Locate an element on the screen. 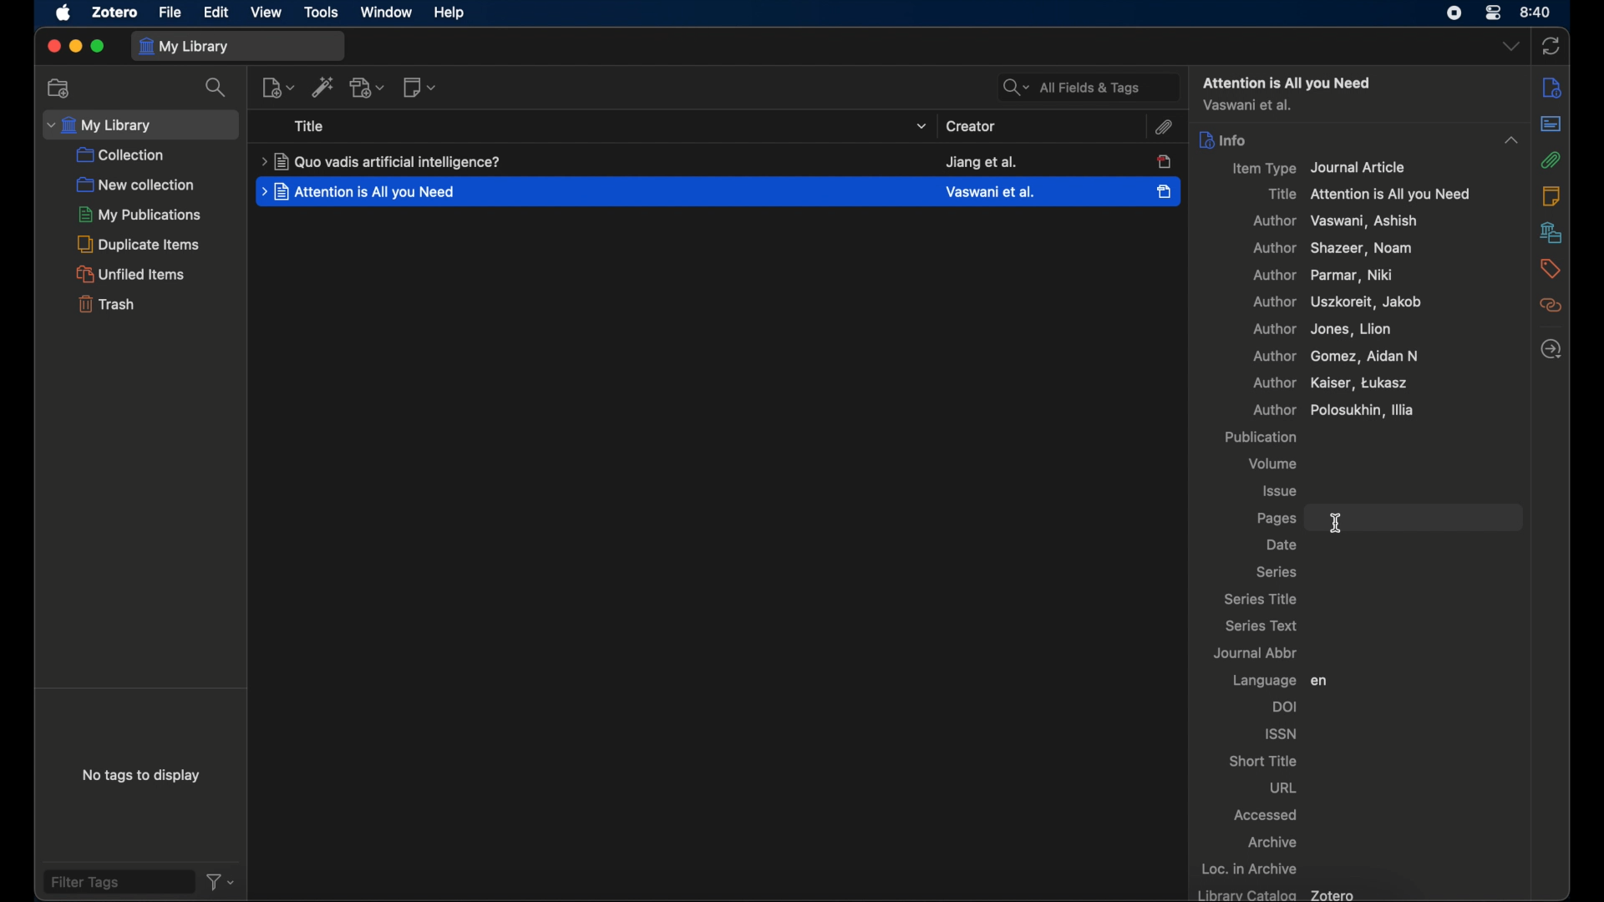  add. items by identifier  is located at coordinates (322, 88).